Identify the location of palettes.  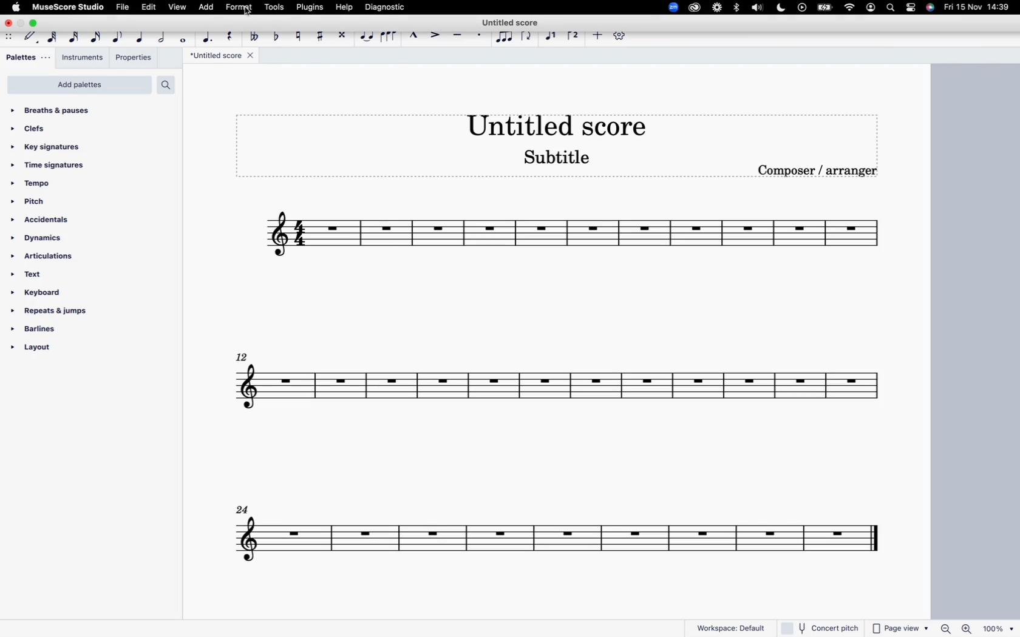
(29, 57).